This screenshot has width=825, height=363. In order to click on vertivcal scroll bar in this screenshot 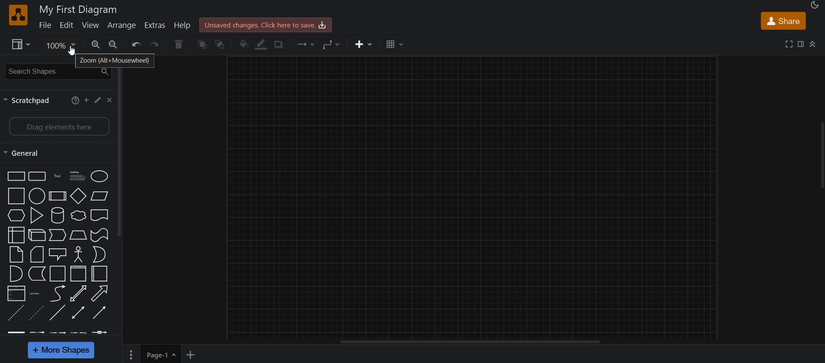, I will do `click(118, 151)`.